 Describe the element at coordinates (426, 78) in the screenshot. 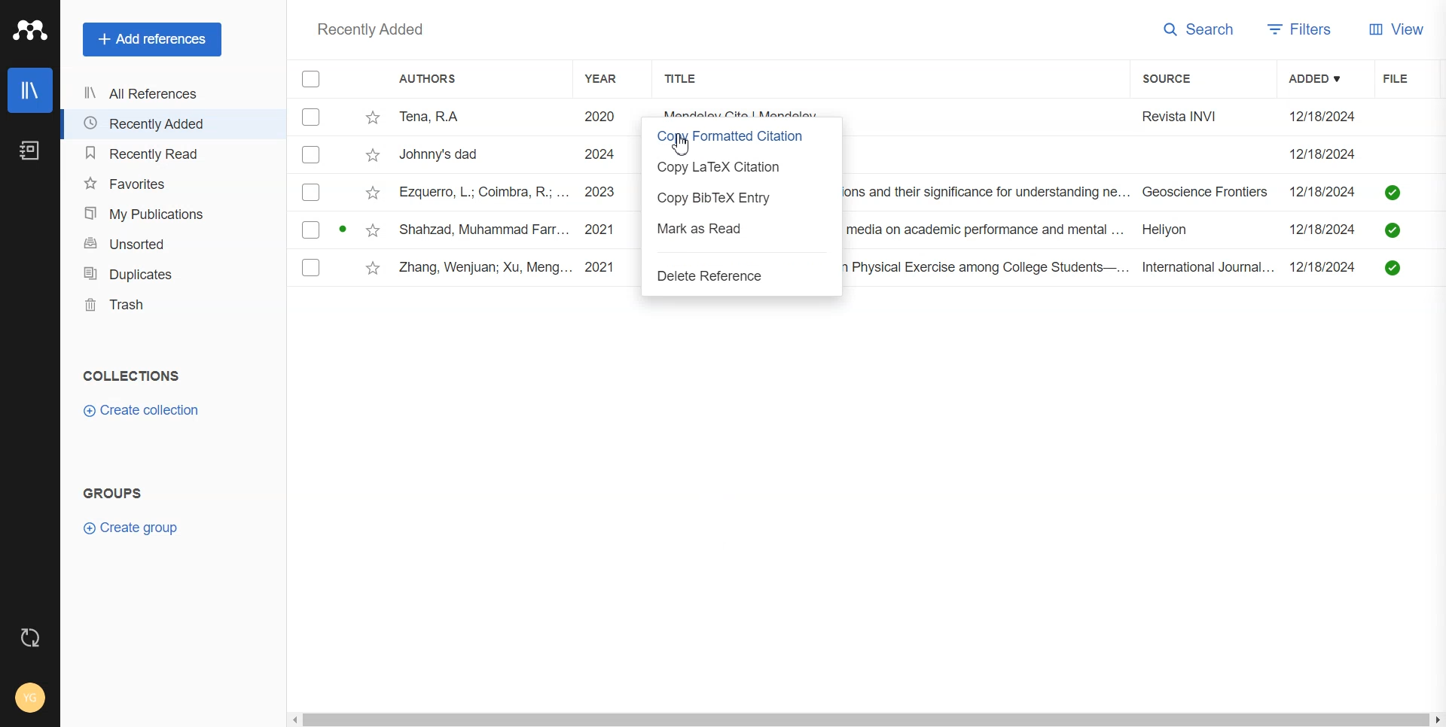

I see `Authors` at that location.